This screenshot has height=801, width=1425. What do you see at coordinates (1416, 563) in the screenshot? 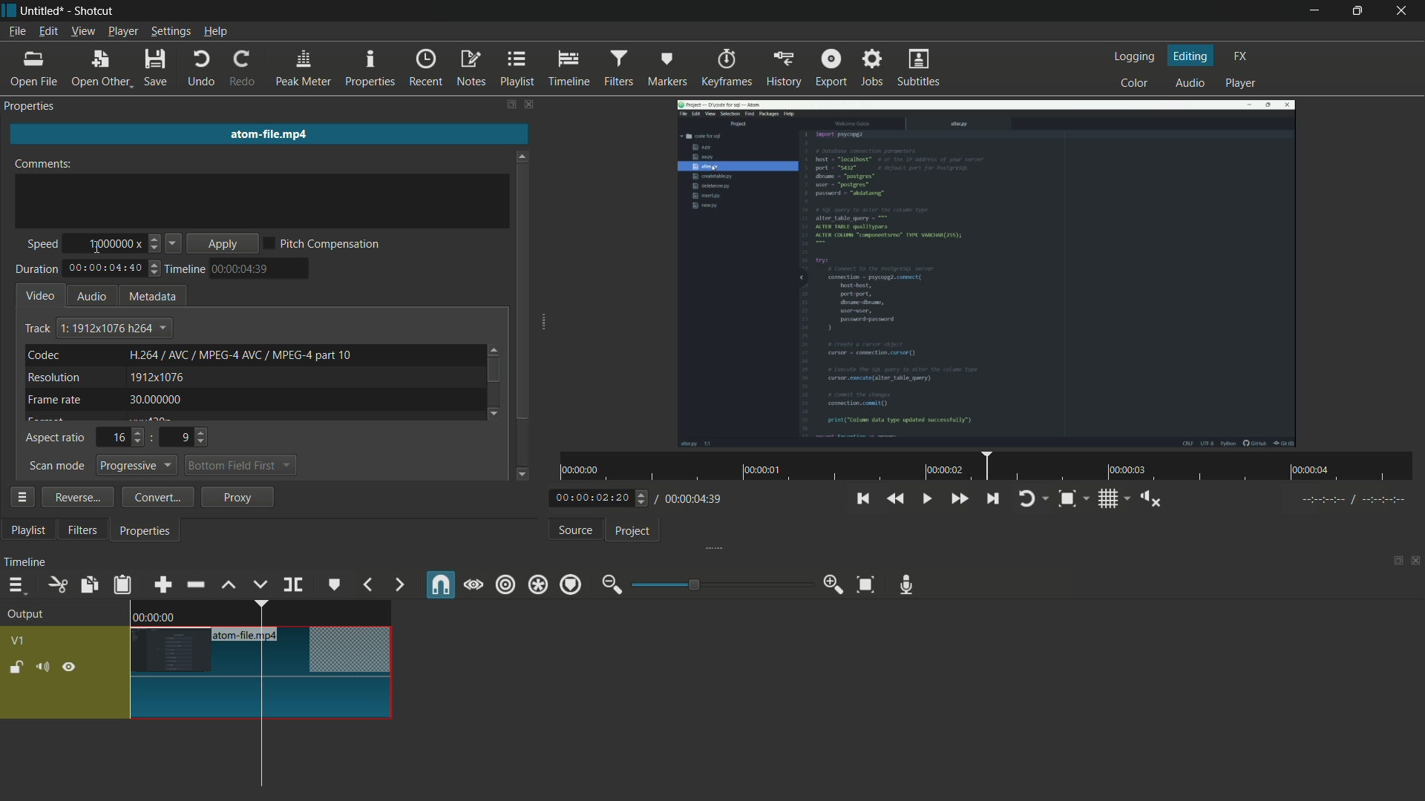
I see `close timeline` at bounding box center [1416, 563].